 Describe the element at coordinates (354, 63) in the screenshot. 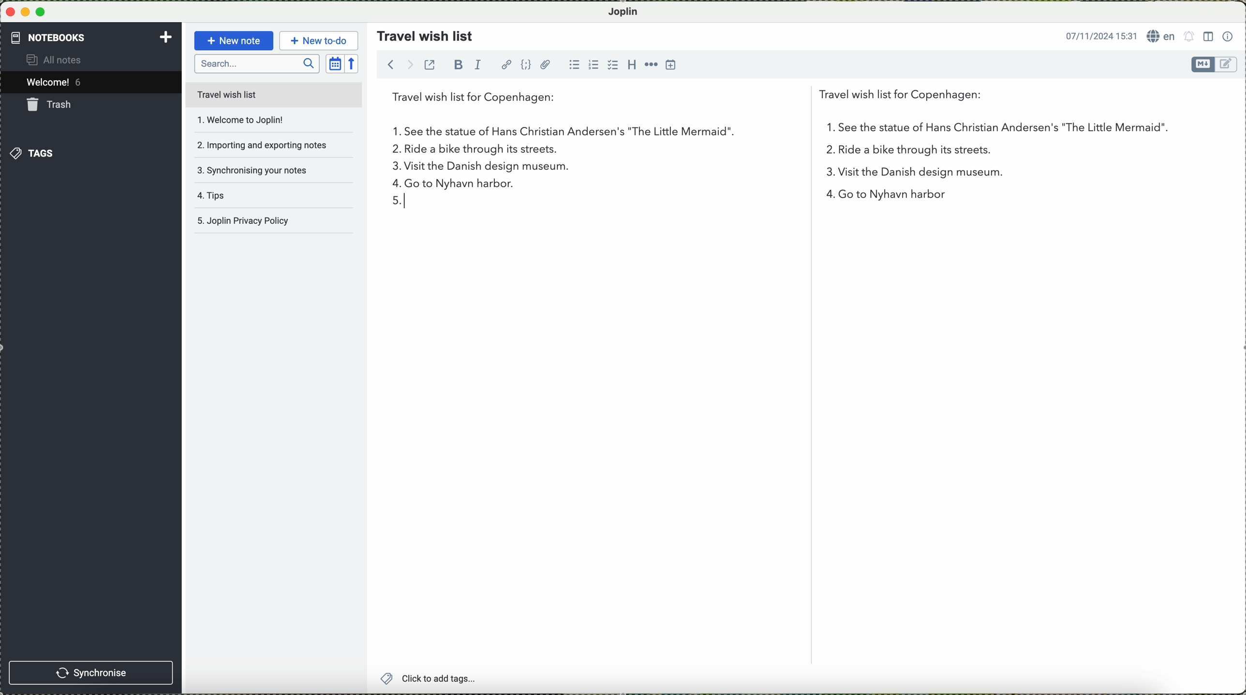

I see `reverse sort order` at that location.